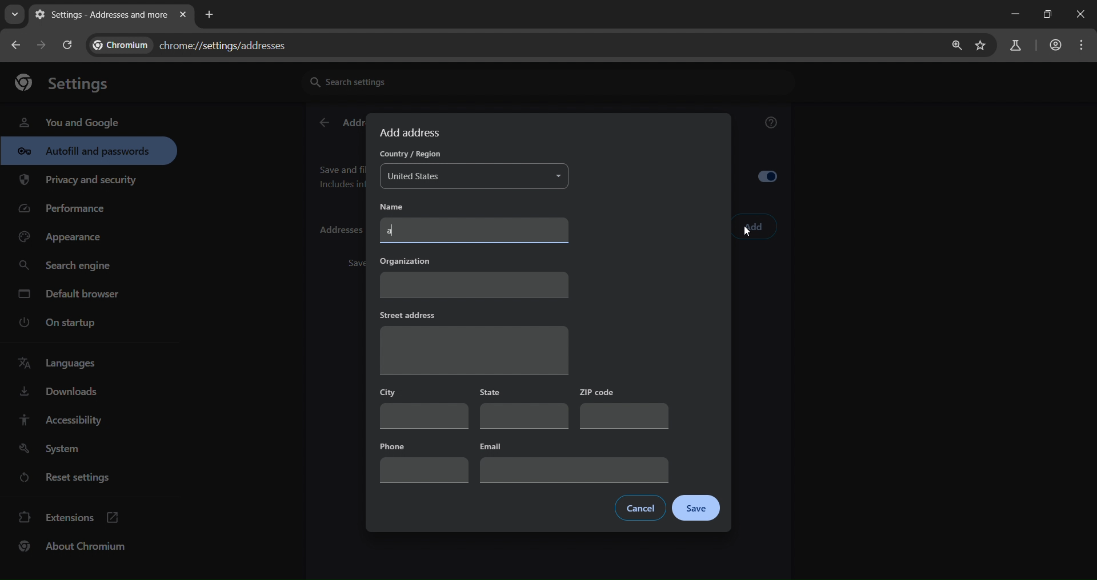  I want to click on street address, so click(473, 341).